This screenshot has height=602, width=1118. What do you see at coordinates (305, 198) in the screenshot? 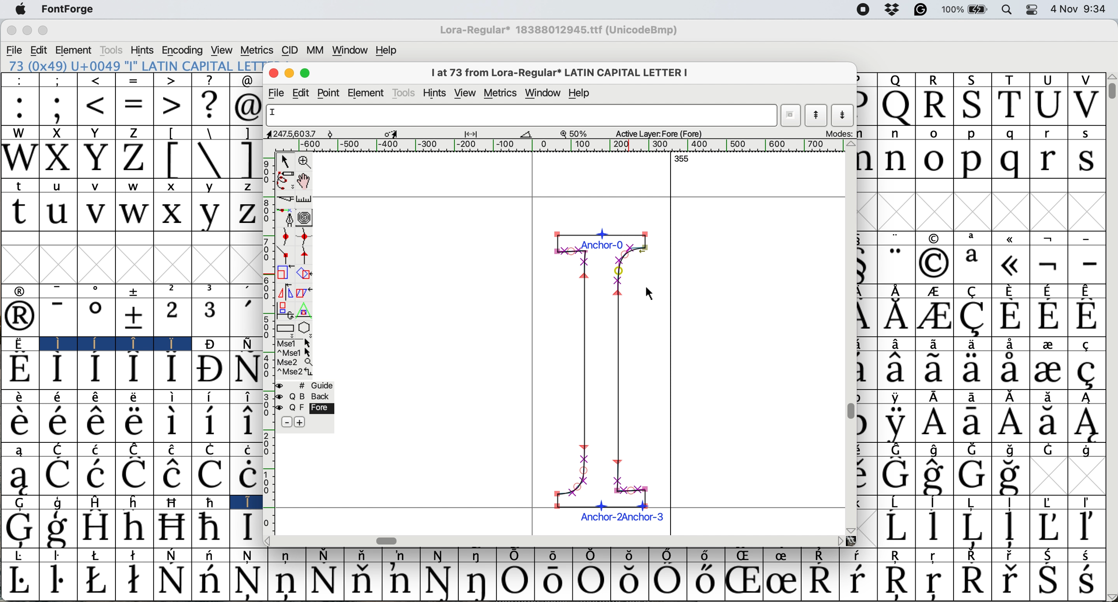
I see `measure distance` at bounding box center [305, 198].